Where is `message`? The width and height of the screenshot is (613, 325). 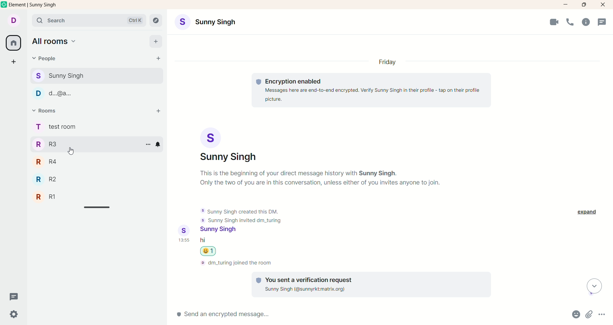 message is located at coordinates (235, 241).